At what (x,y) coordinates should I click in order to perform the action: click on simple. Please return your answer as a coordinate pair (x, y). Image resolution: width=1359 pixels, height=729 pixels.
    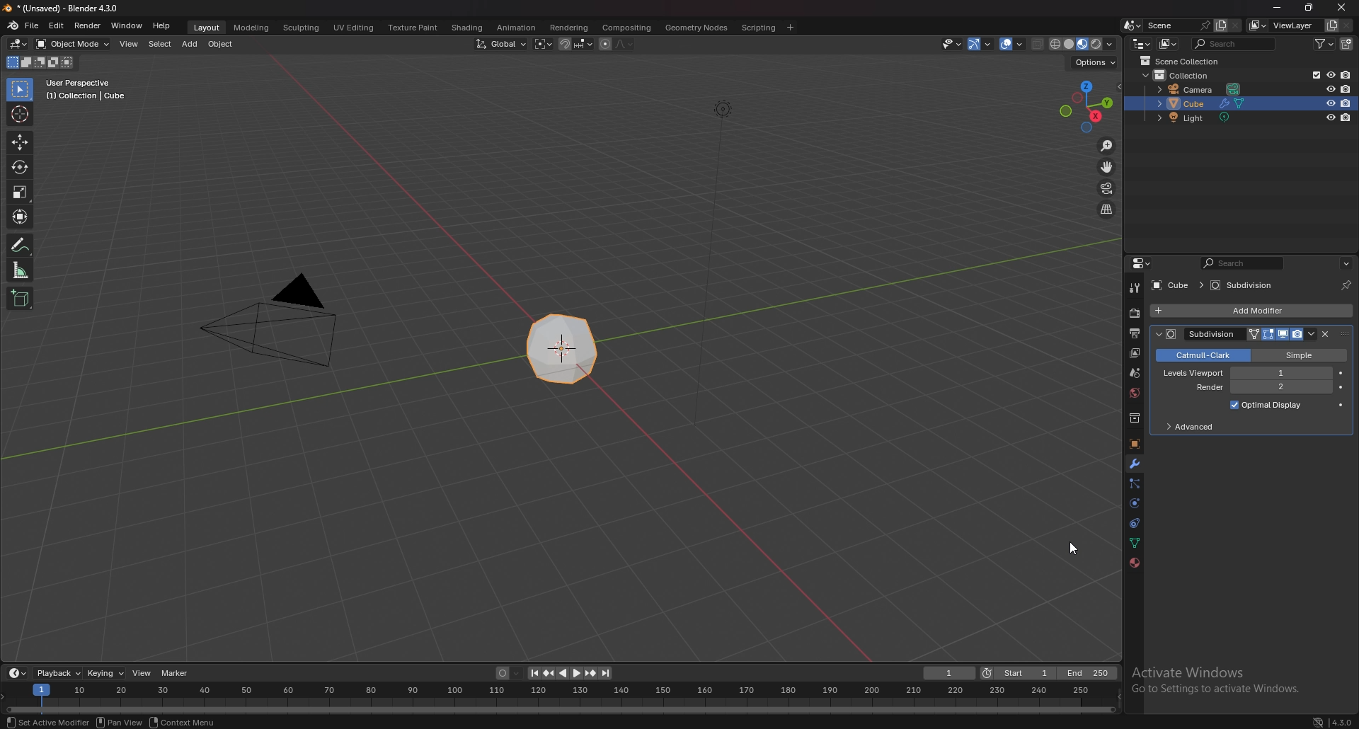
    Looking at the image, I should click on (1297, 355).